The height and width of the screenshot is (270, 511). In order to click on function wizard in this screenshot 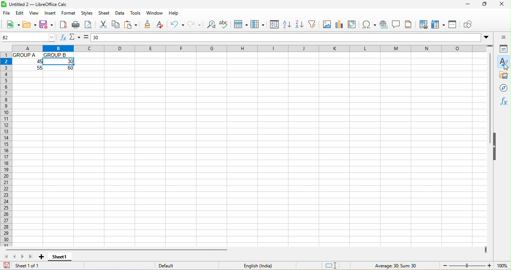, I will do `click(62, 39)`.